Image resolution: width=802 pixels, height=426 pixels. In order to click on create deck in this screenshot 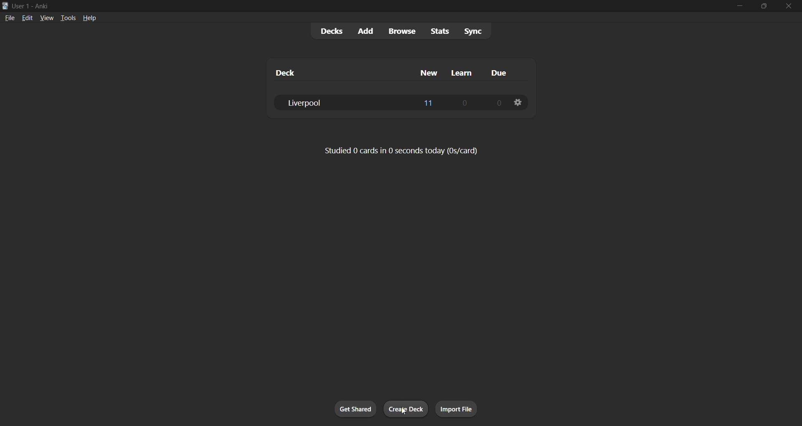, I will do `click(408, 410)`.